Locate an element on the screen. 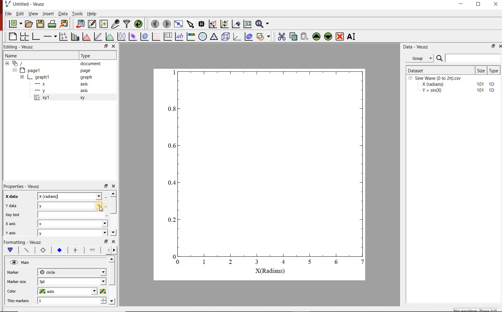  Auto is located at coordinates (71, 214).